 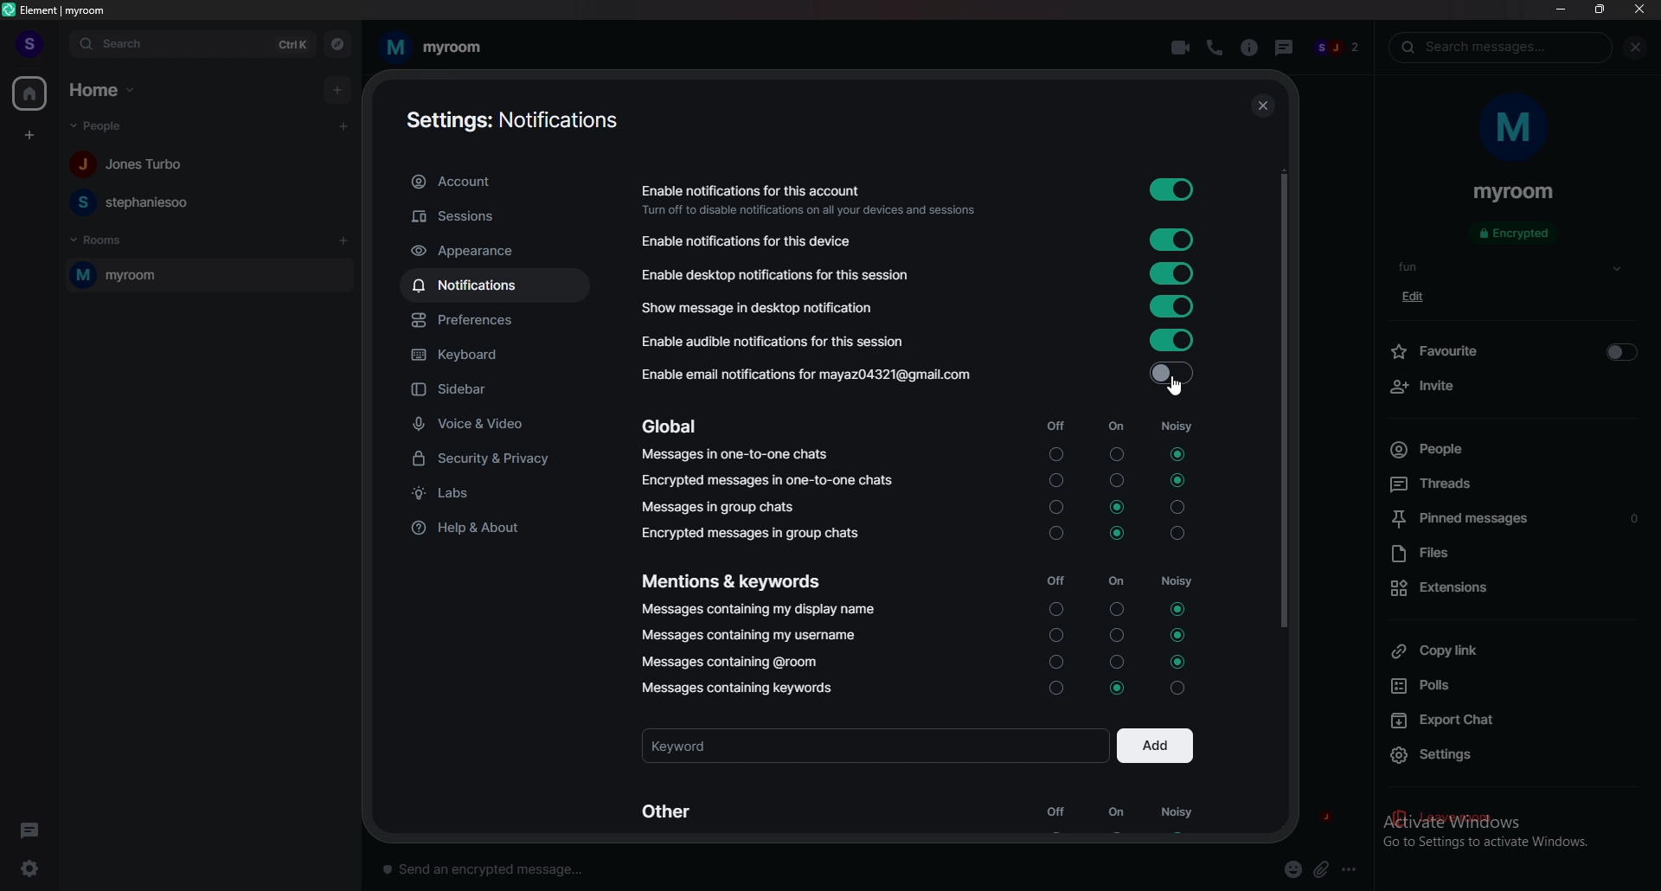 What do you see at coordinates (1600, 9) in the screenshot?
I see `resize` at bounding box center [1600, 9].